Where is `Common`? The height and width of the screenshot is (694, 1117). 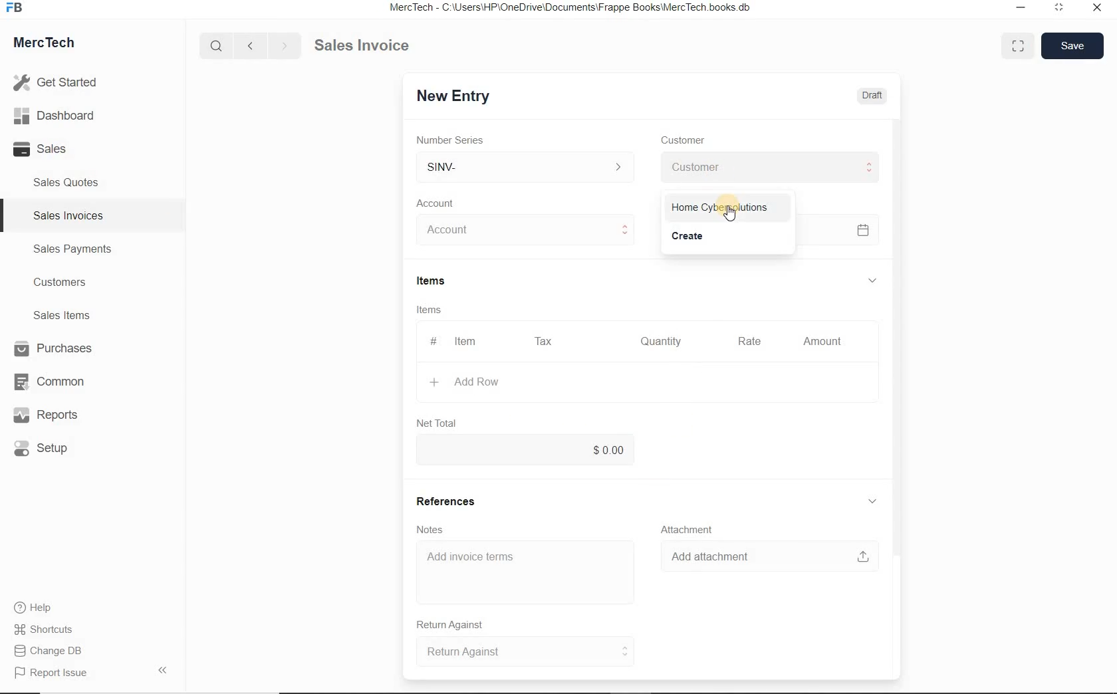
Common is located at coordinates (55, 381).